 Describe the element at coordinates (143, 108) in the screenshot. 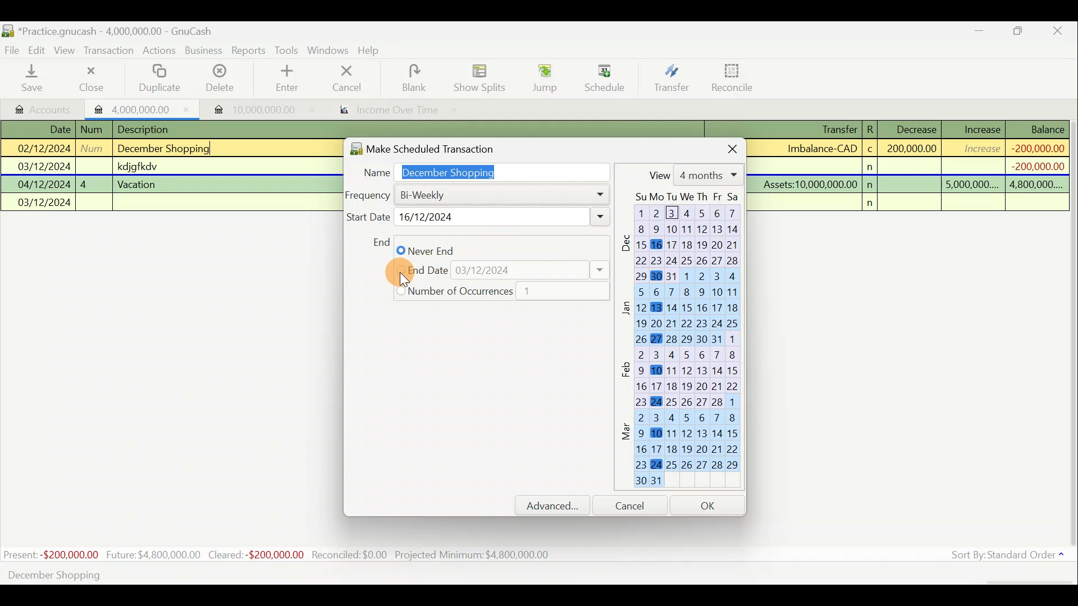

I see `Imported transaction 1` at that location.